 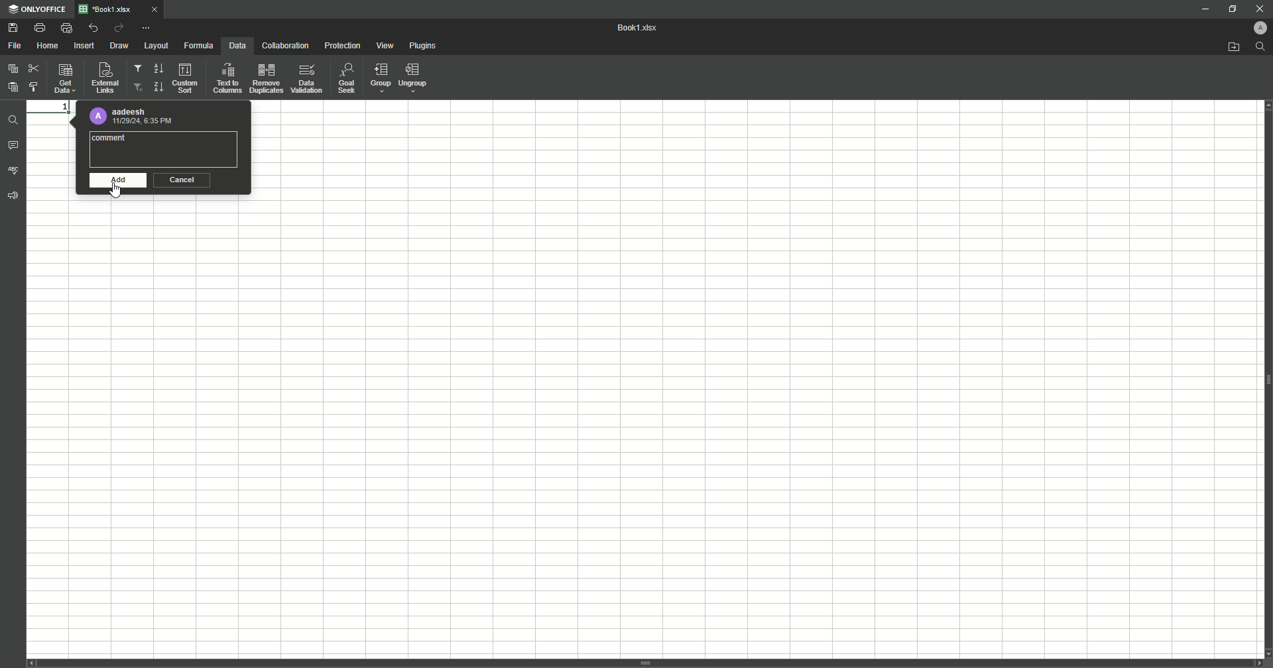 I want to click on comment, so click(x=112, y=138).